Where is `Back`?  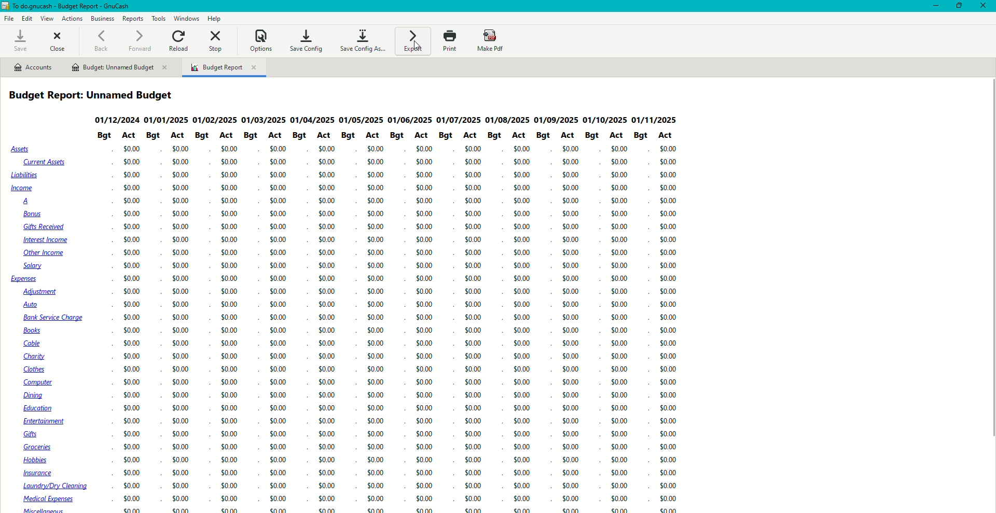 Back is located at coordinates (101, 41).